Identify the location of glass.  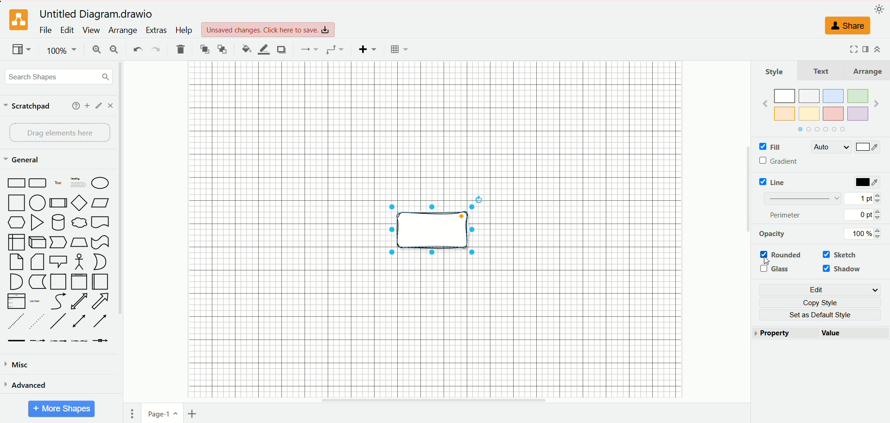
(777, 269).